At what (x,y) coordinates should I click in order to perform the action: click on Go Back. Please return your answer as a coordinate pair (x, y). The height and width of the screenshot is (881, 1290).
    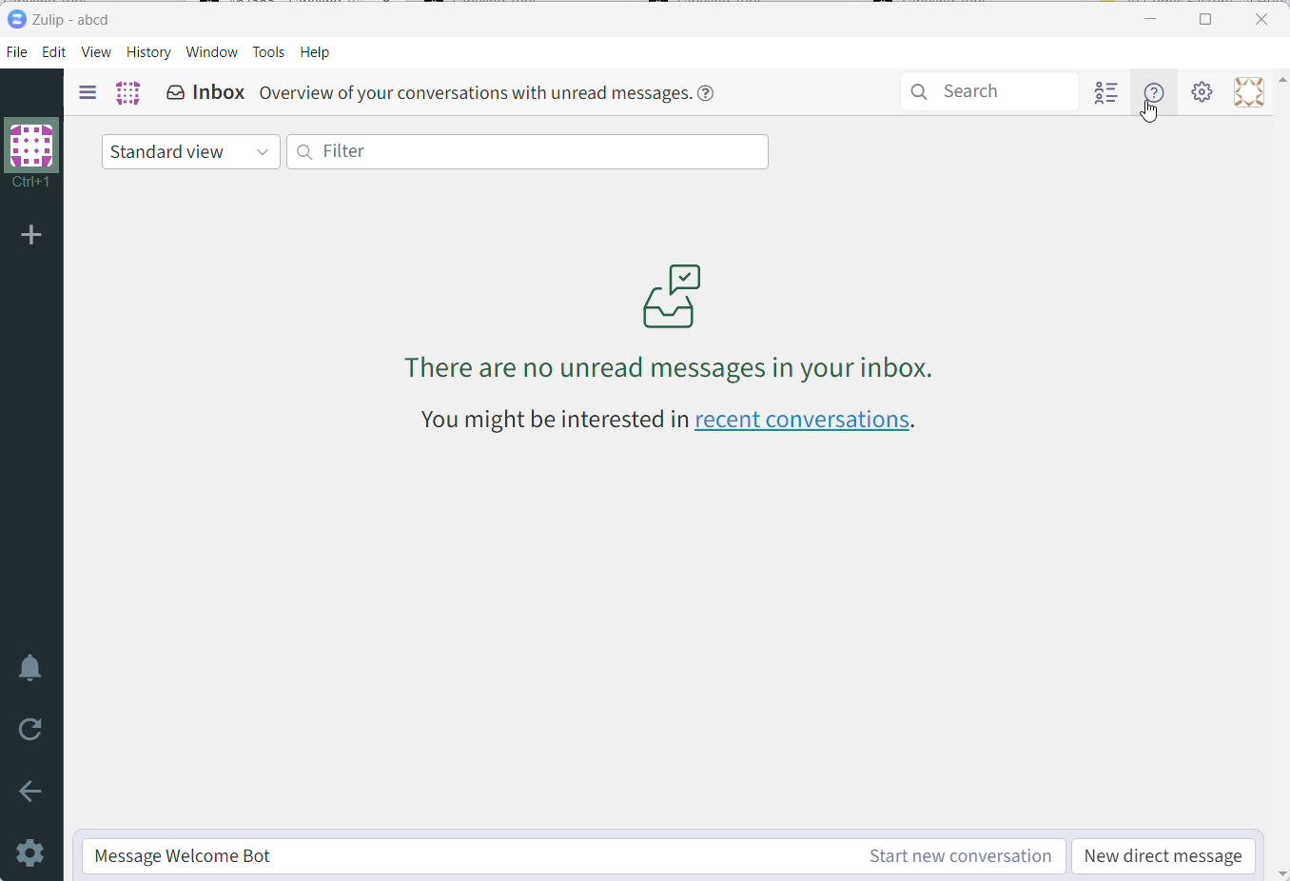
    Looking at the image, I should click on (32, 793).